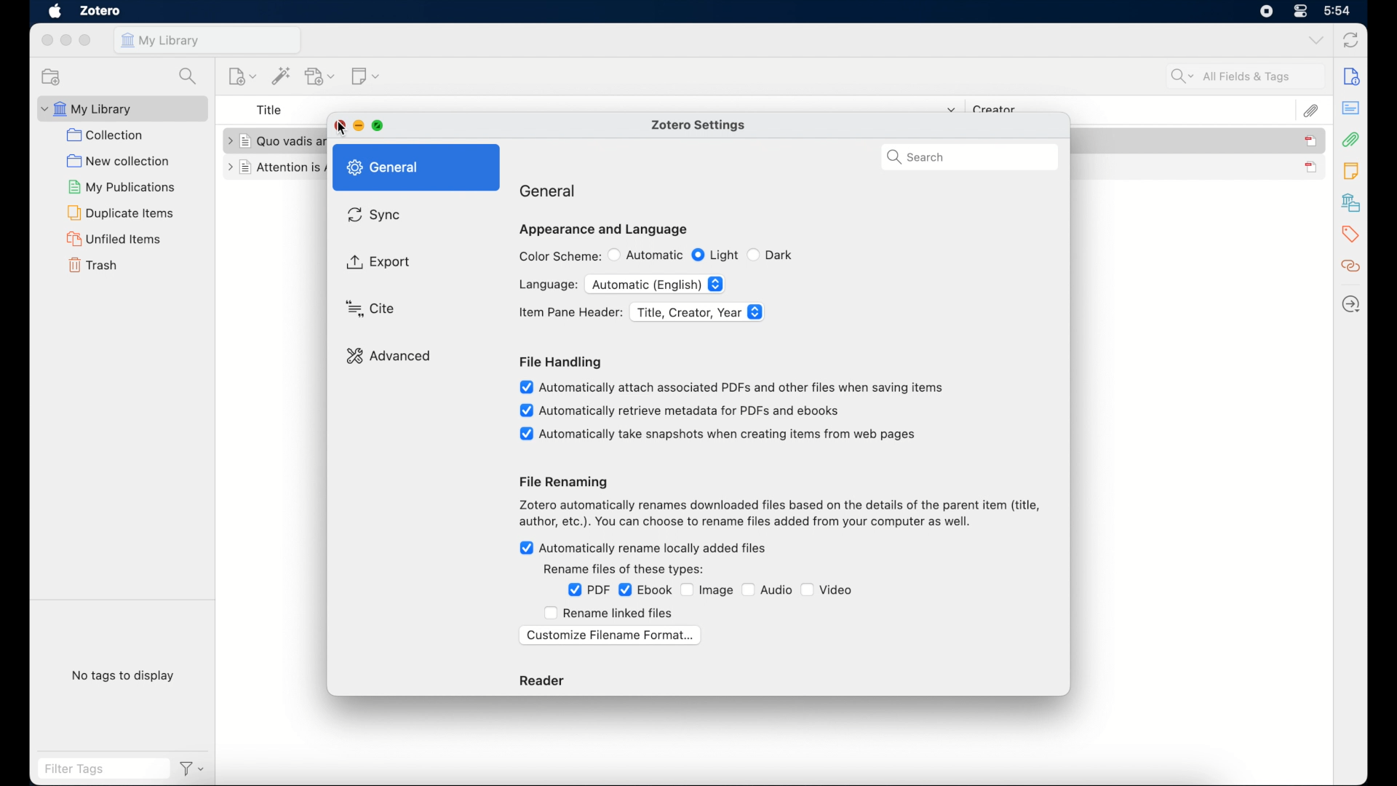  Describe the element at coordinates (122, 162) in the screenshot. I see `new collection` at that location.